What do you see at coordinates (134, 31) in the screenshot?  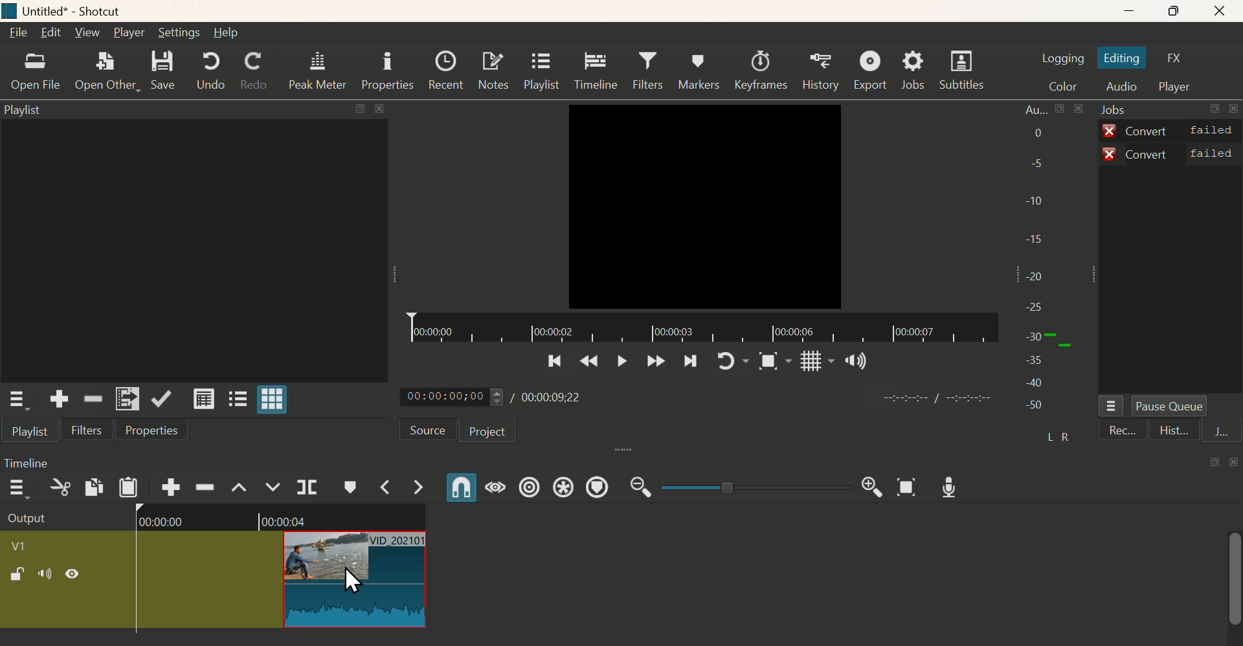 I see `` at bounding box center [134, 31].